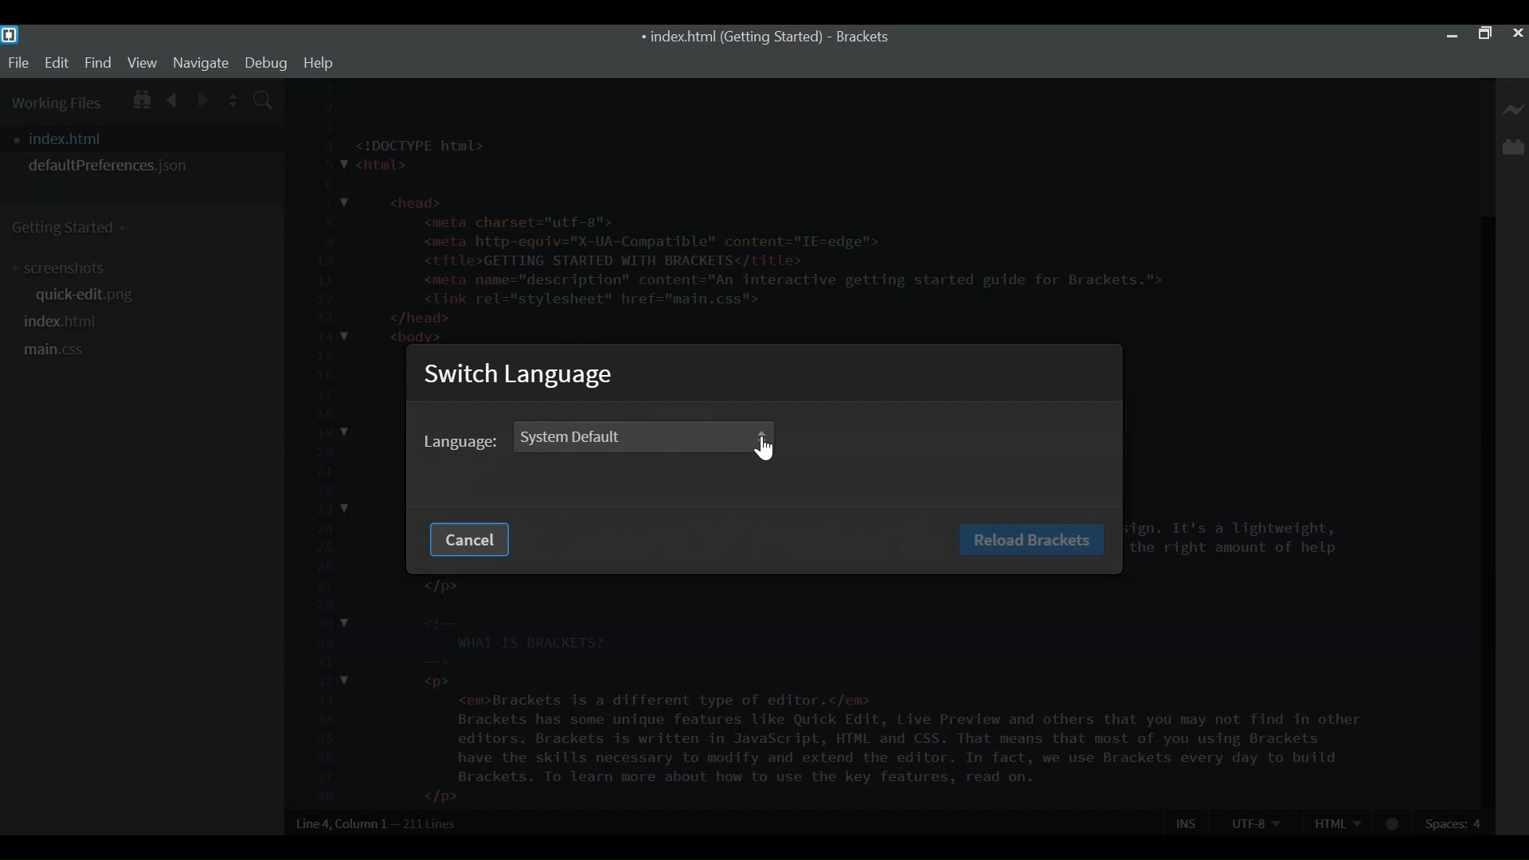  What do you see at coordinates (1255, 822) in the screenshot?
I see `UTF-8` at bounding box center [1255, 822].